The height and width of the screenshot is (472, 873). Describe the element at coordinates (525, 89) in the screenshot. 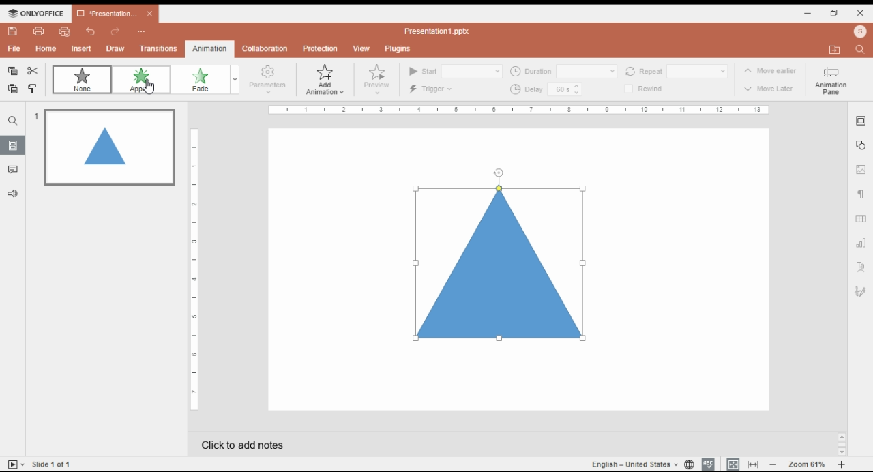

I see `delay` at that location.